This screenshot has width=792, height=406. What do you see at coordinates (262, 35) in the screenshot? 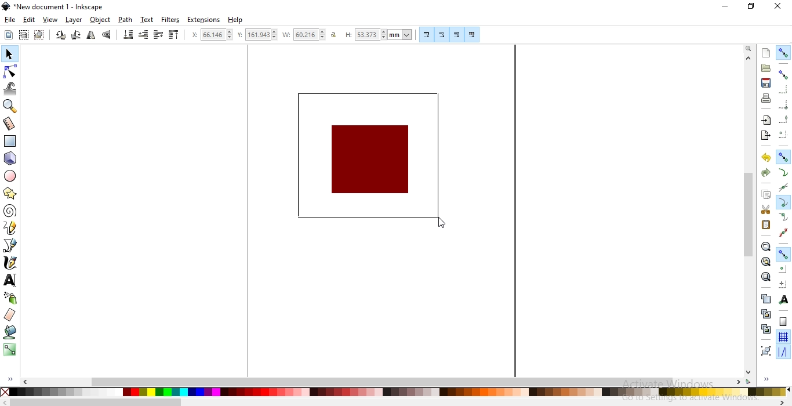
I see `161.943` at bounding box center [262, 35].